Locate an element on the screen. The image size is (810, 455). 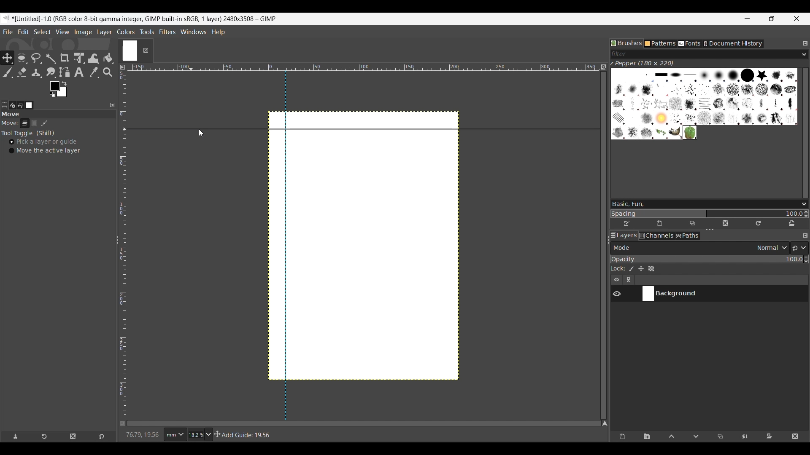
Select menu is located at coordinates (42, 32).